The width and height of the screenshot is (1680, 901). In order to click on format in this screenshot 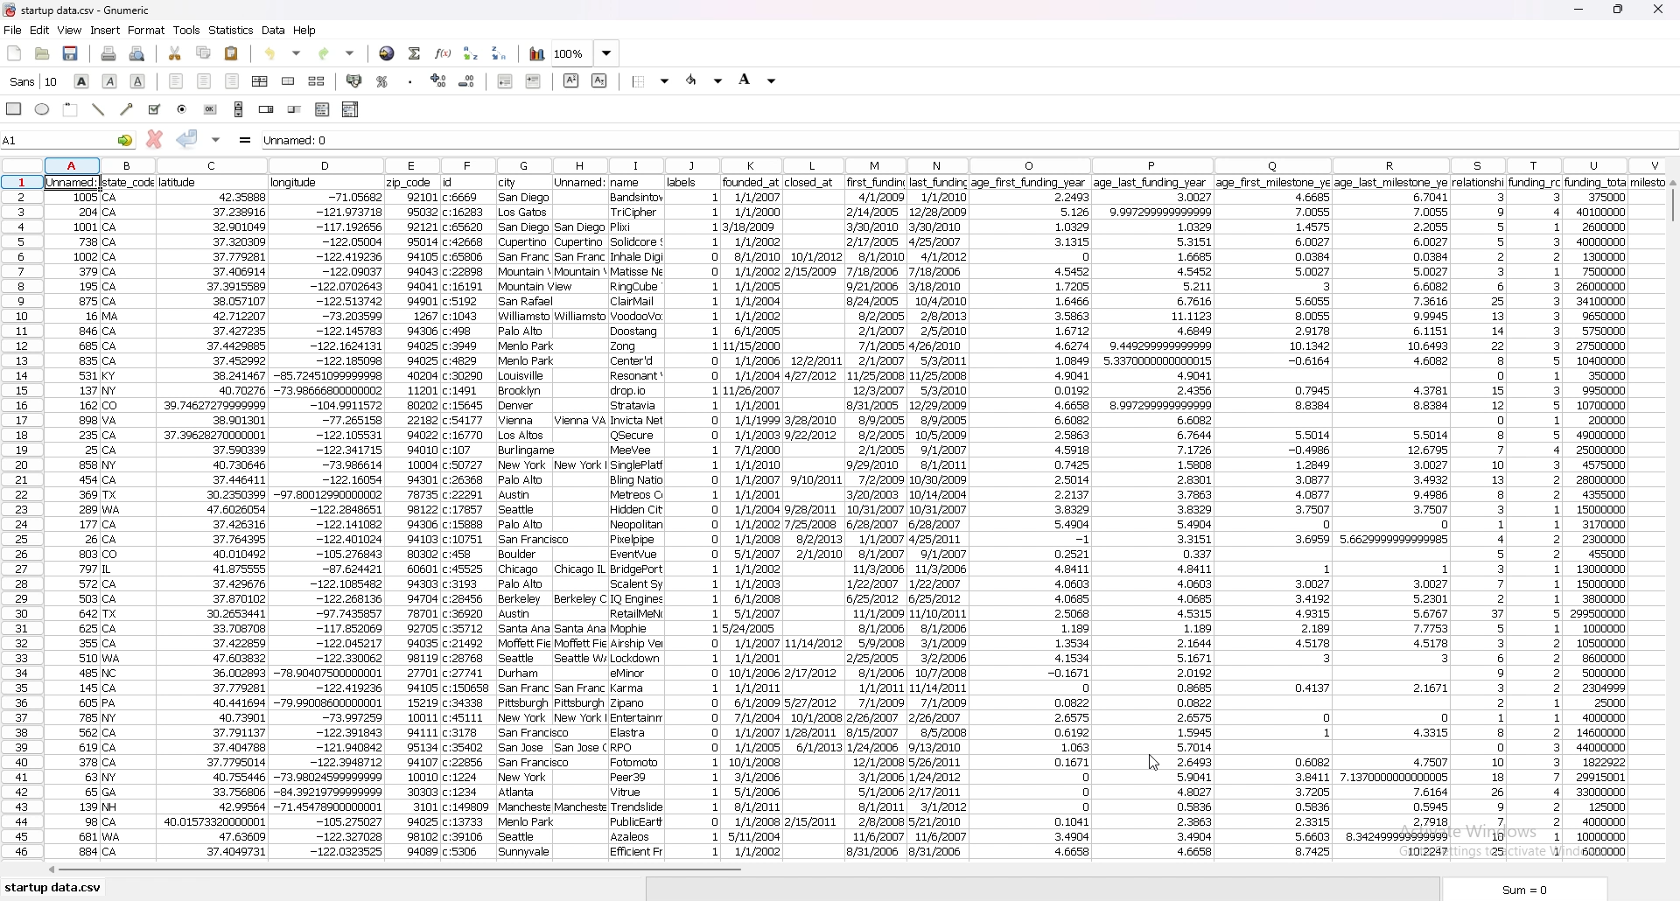, I will do `click(148, 31)`.